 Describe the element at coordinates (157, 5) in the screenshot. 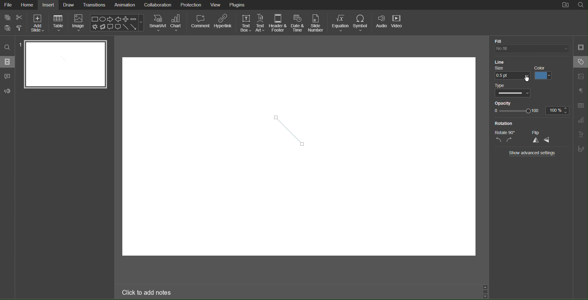

I see `Collaboration` at that location.